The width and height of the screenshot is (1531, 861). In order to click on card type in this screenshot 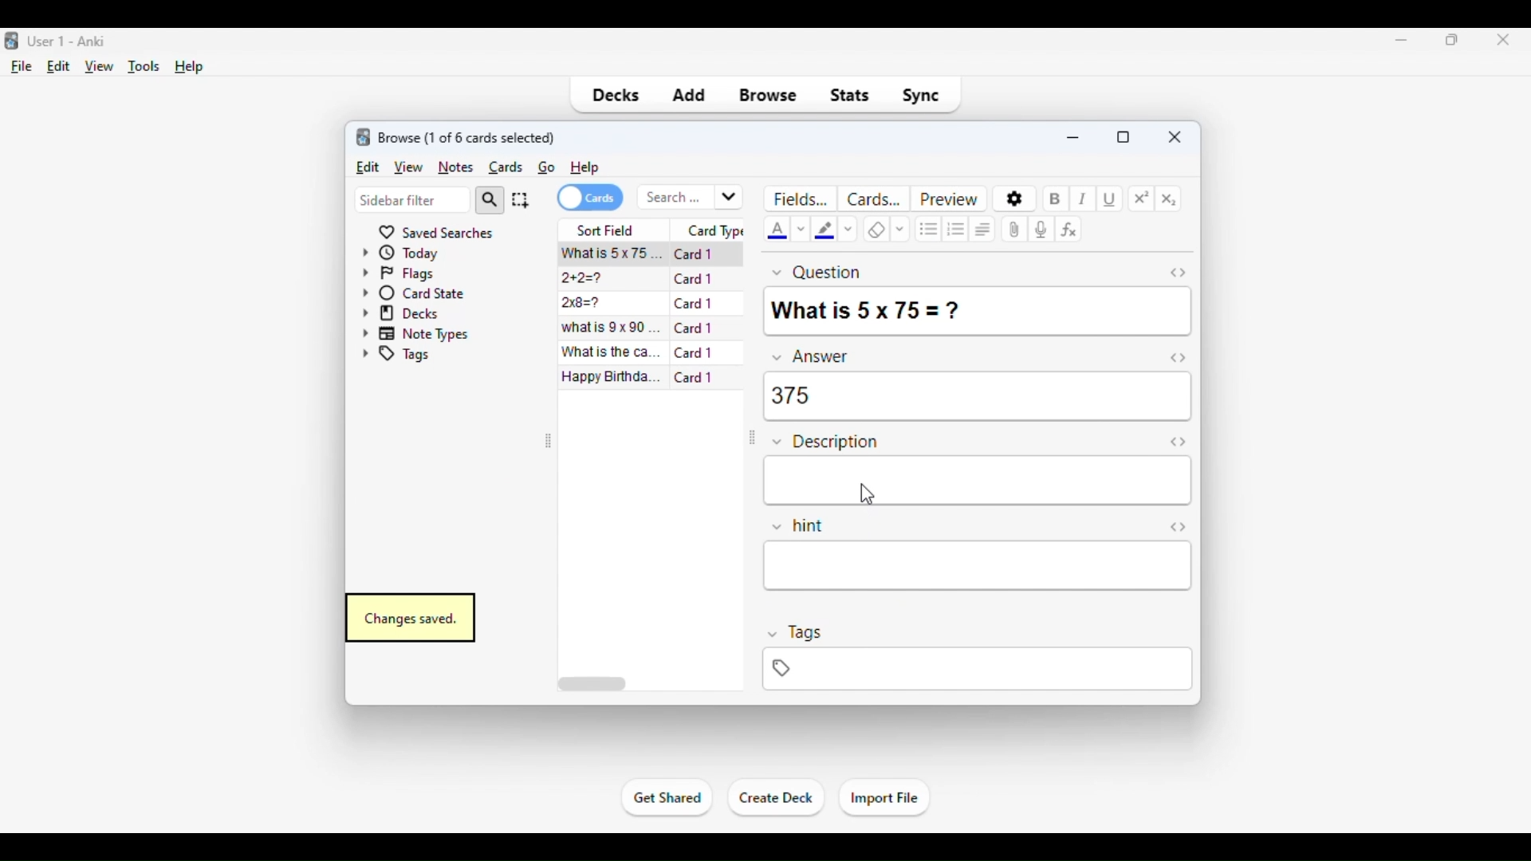, I will do `click(714, 230)`.